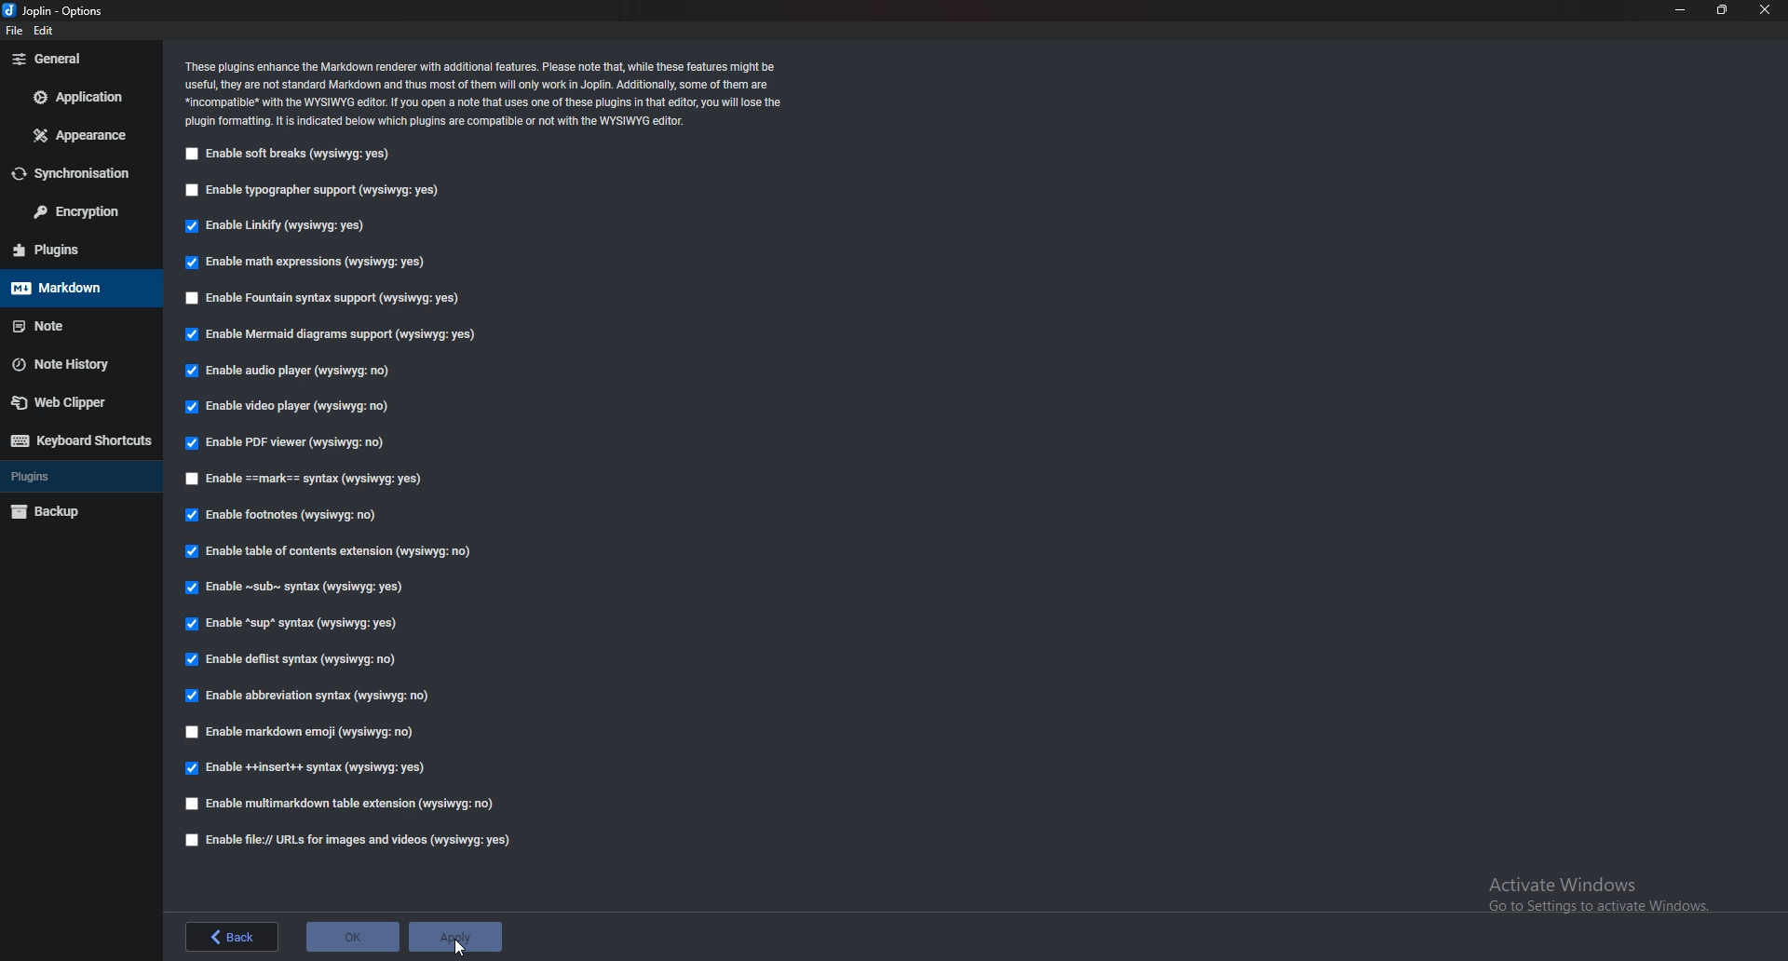 The image size is (1788, 961). What do you see at coordinates (80, 58) in the screenshot?
I see `general` at bounding box center [80, 58].